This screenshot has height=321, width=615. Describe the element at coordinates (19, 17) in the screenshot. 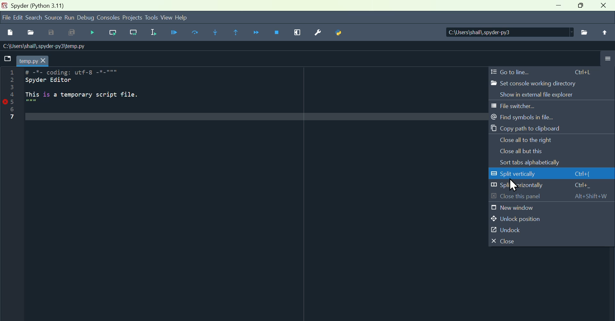

I see `` at that location.